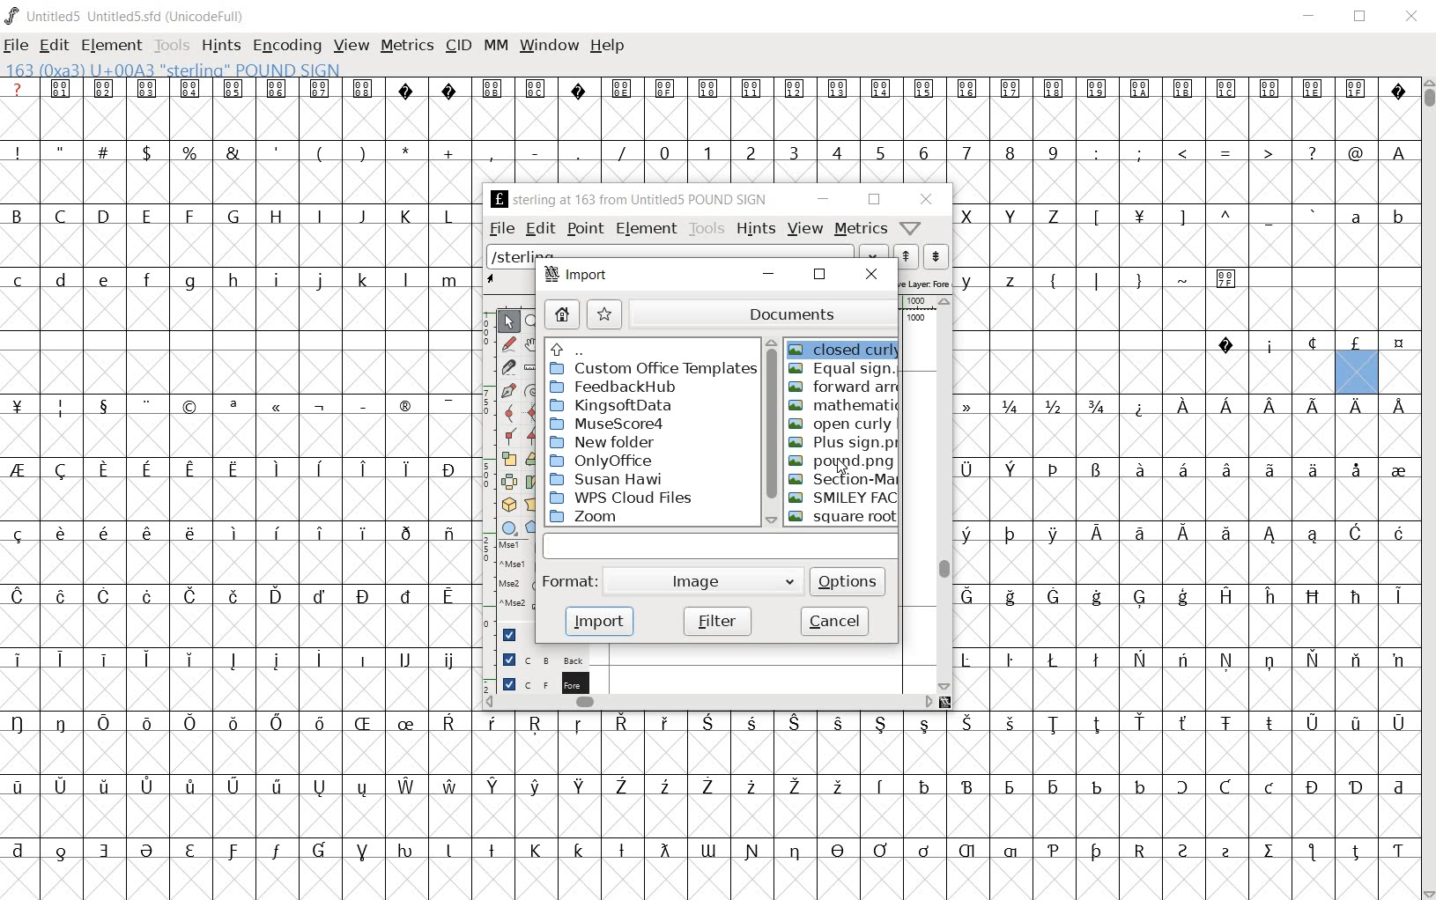  What do you see at coordinates (22, 723) in the screenshot?
I see `Symbol` at bounding box center [22, 723].